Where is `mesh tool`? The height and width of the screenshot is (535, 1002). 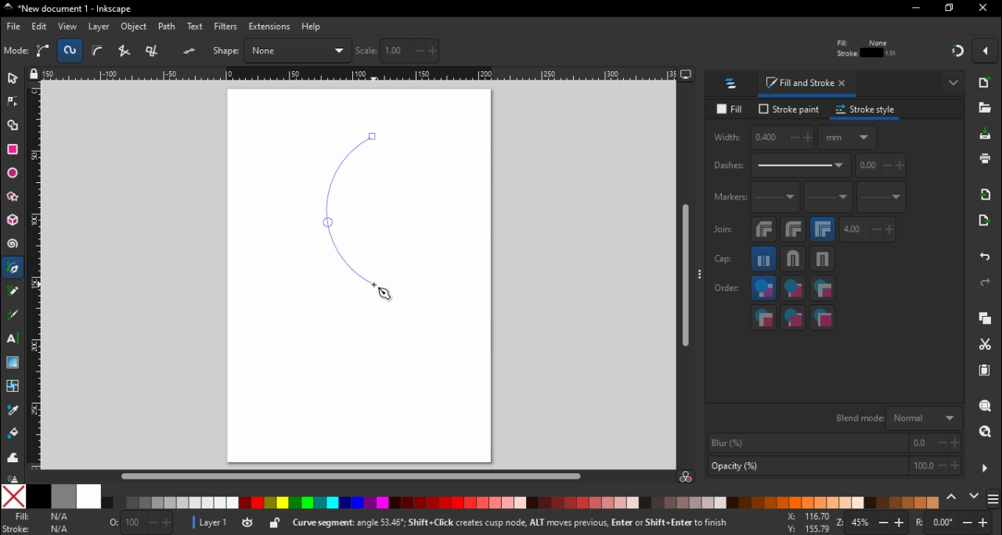
mesh tool is located at coordinates (11, 387).